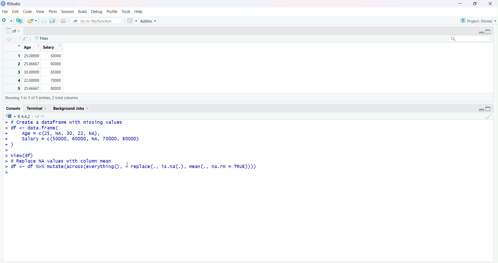  I want to click on Text cursor, so click(130, 164).